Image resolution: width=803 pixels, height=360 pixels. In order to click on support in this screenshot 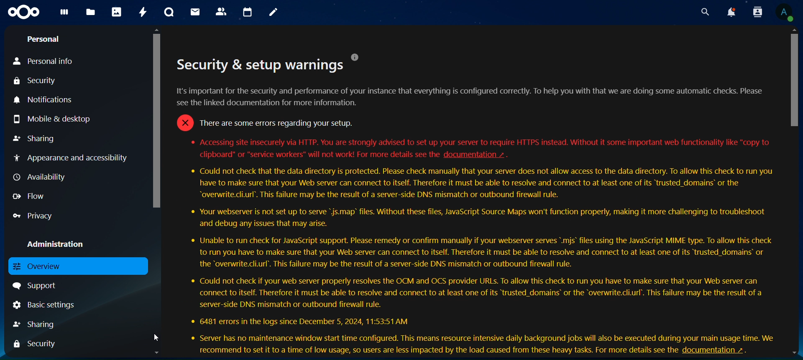, I will do `click(41, 287)`.